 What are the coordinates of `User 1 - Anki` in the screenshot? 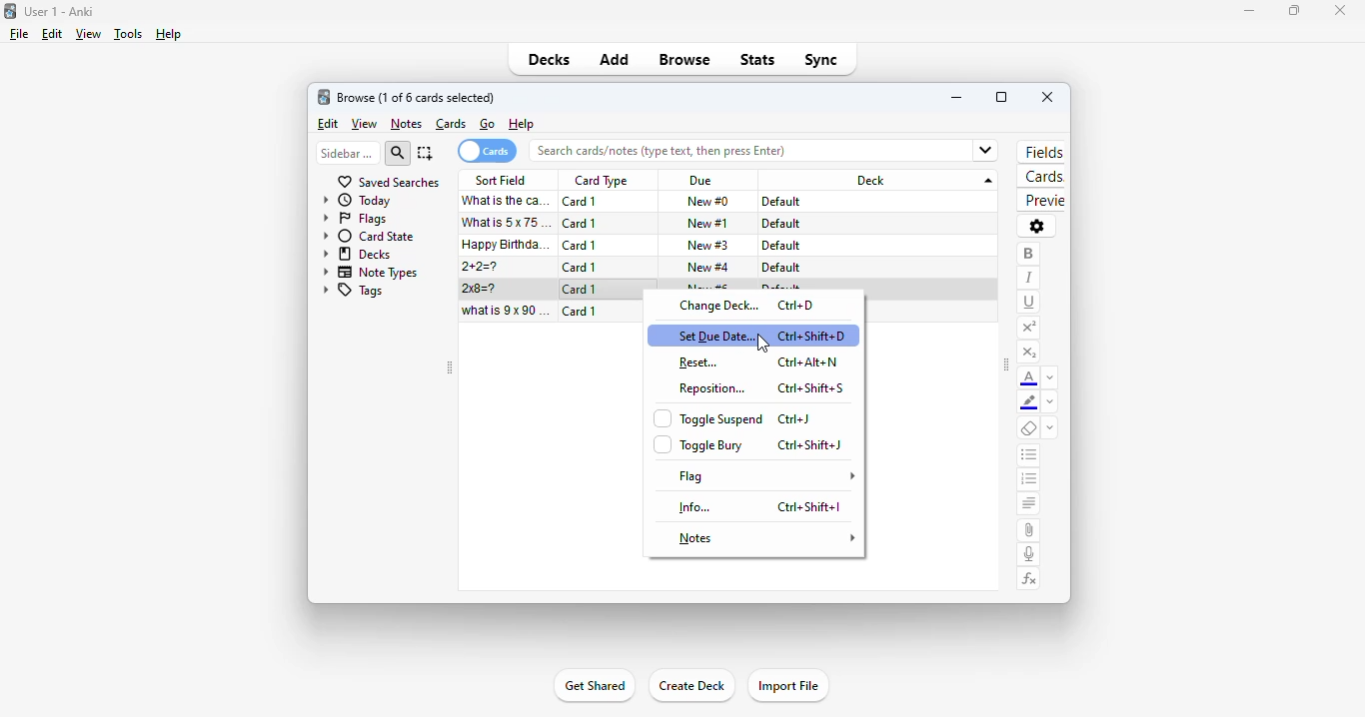 It's located at (59, 11).